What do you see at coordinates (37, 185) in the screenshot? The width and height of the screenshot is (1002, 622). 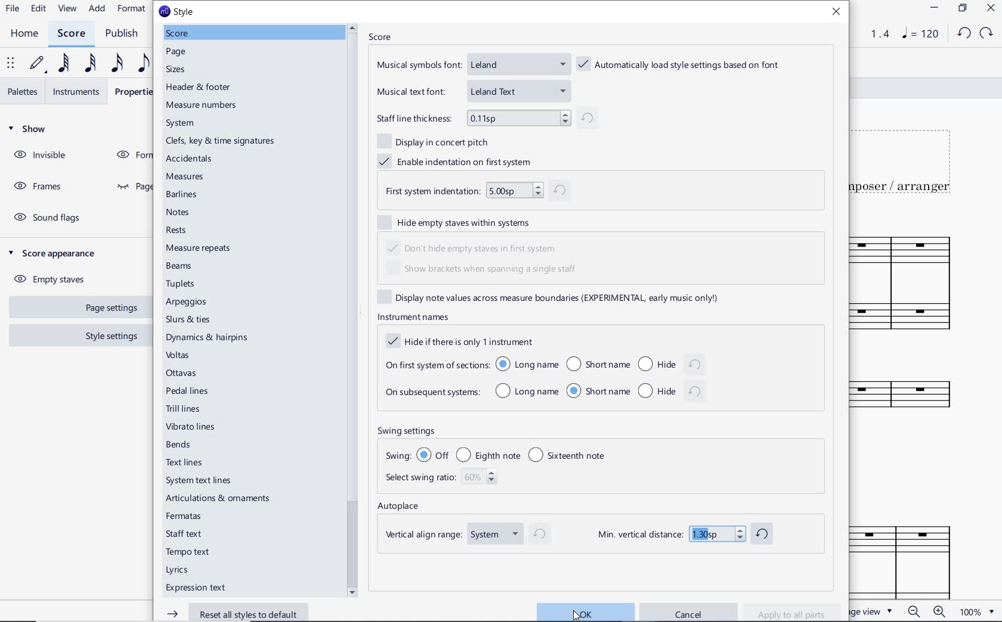 I see `FRAMES` at bounding box center [37, 185].